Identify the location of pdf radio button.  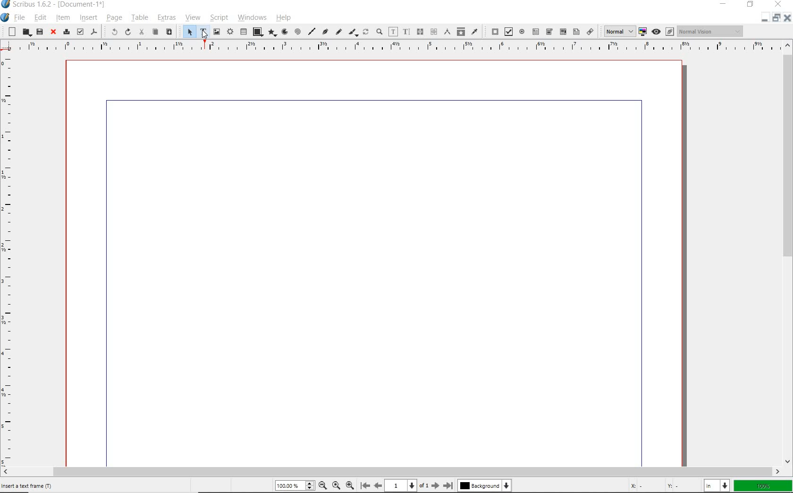
(522, 32).